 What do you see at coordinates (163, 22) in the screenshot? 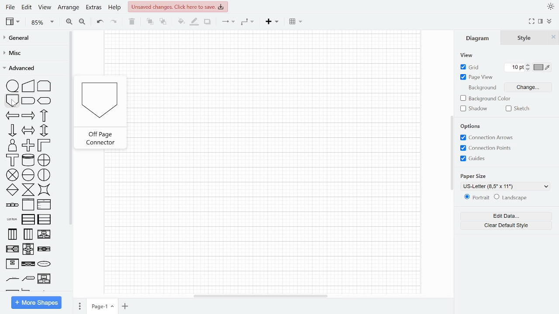
I see `TO back` at bounding box center [163, 22].